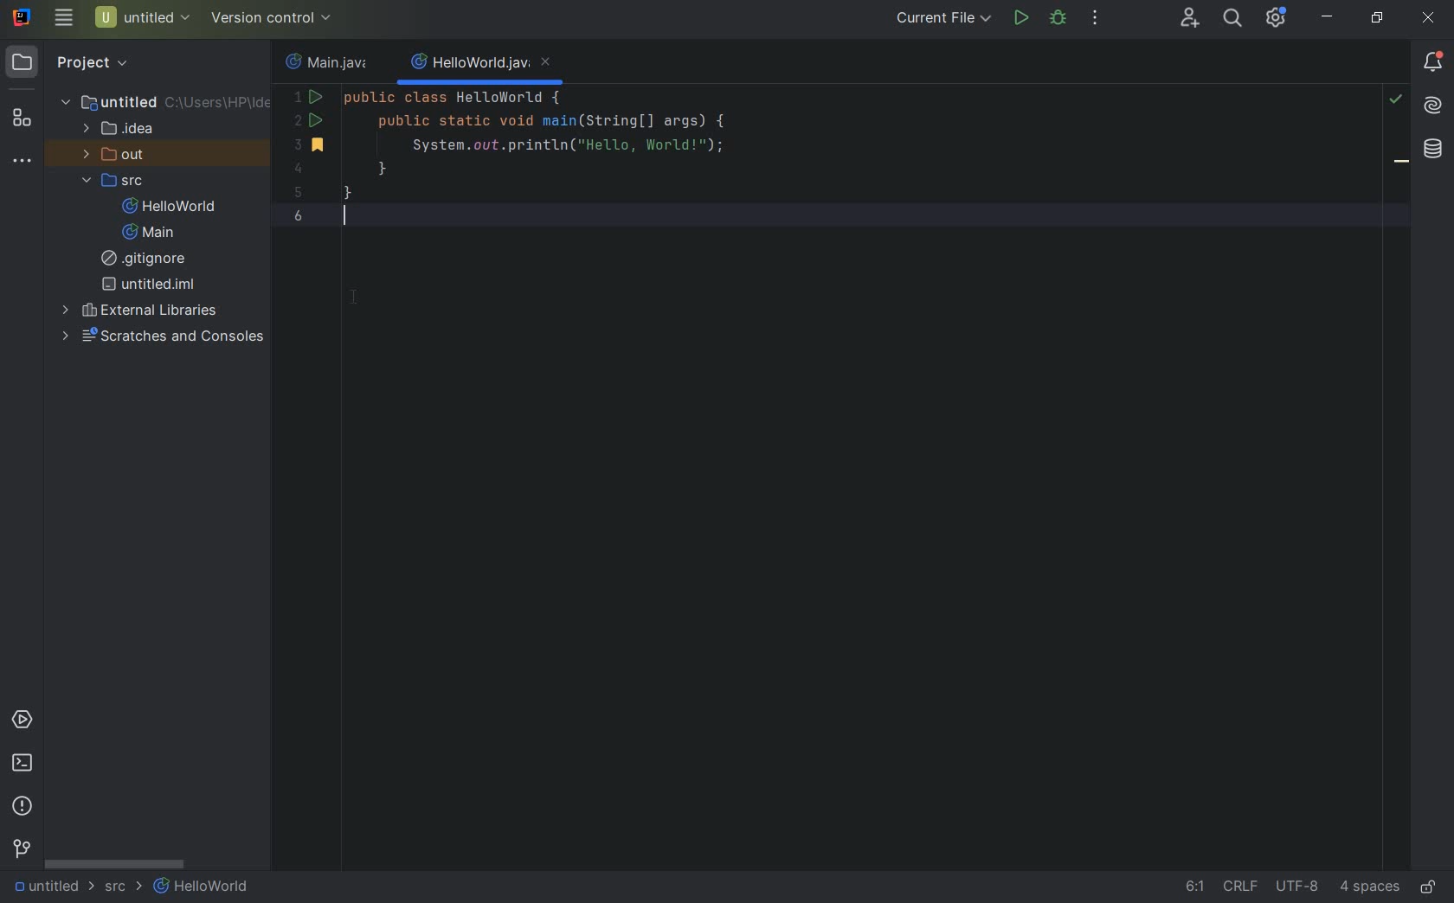 Image resolution: width=1454 pixels, height=903 pixels. I want to click on run, so click(1020, 18).